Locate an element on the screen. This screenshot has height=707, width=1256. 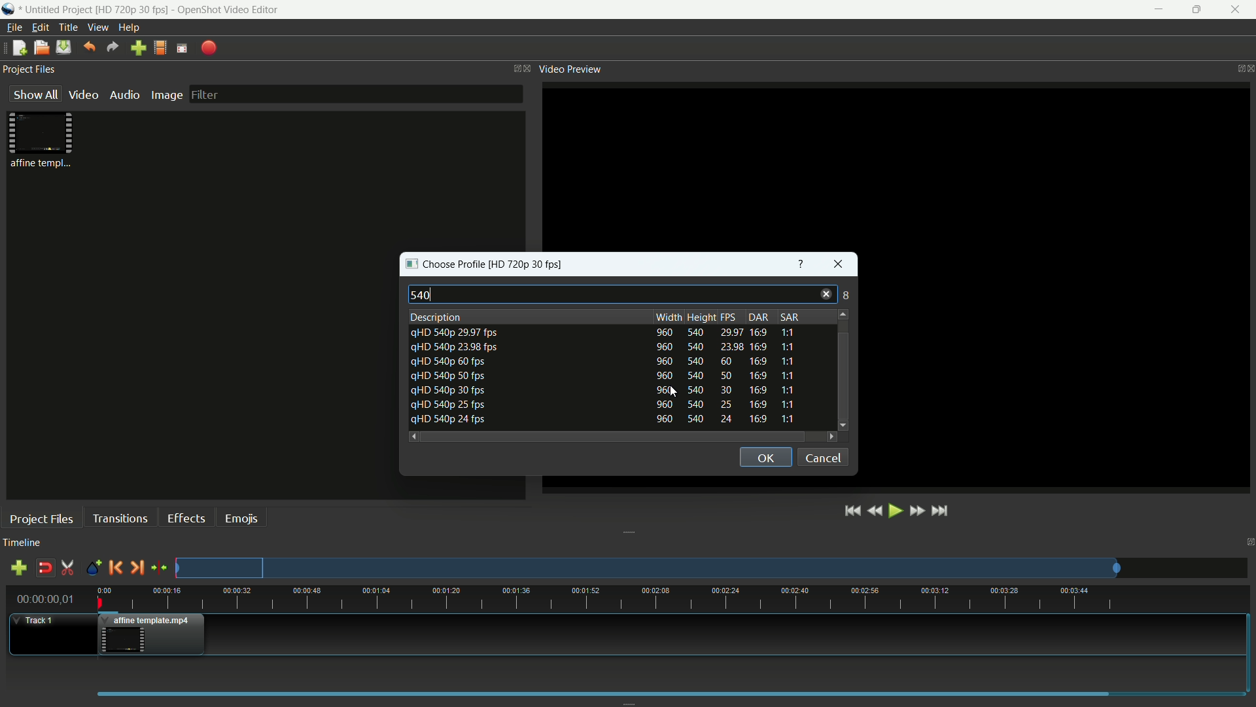
edit menu is located at coordinates (40, 27).